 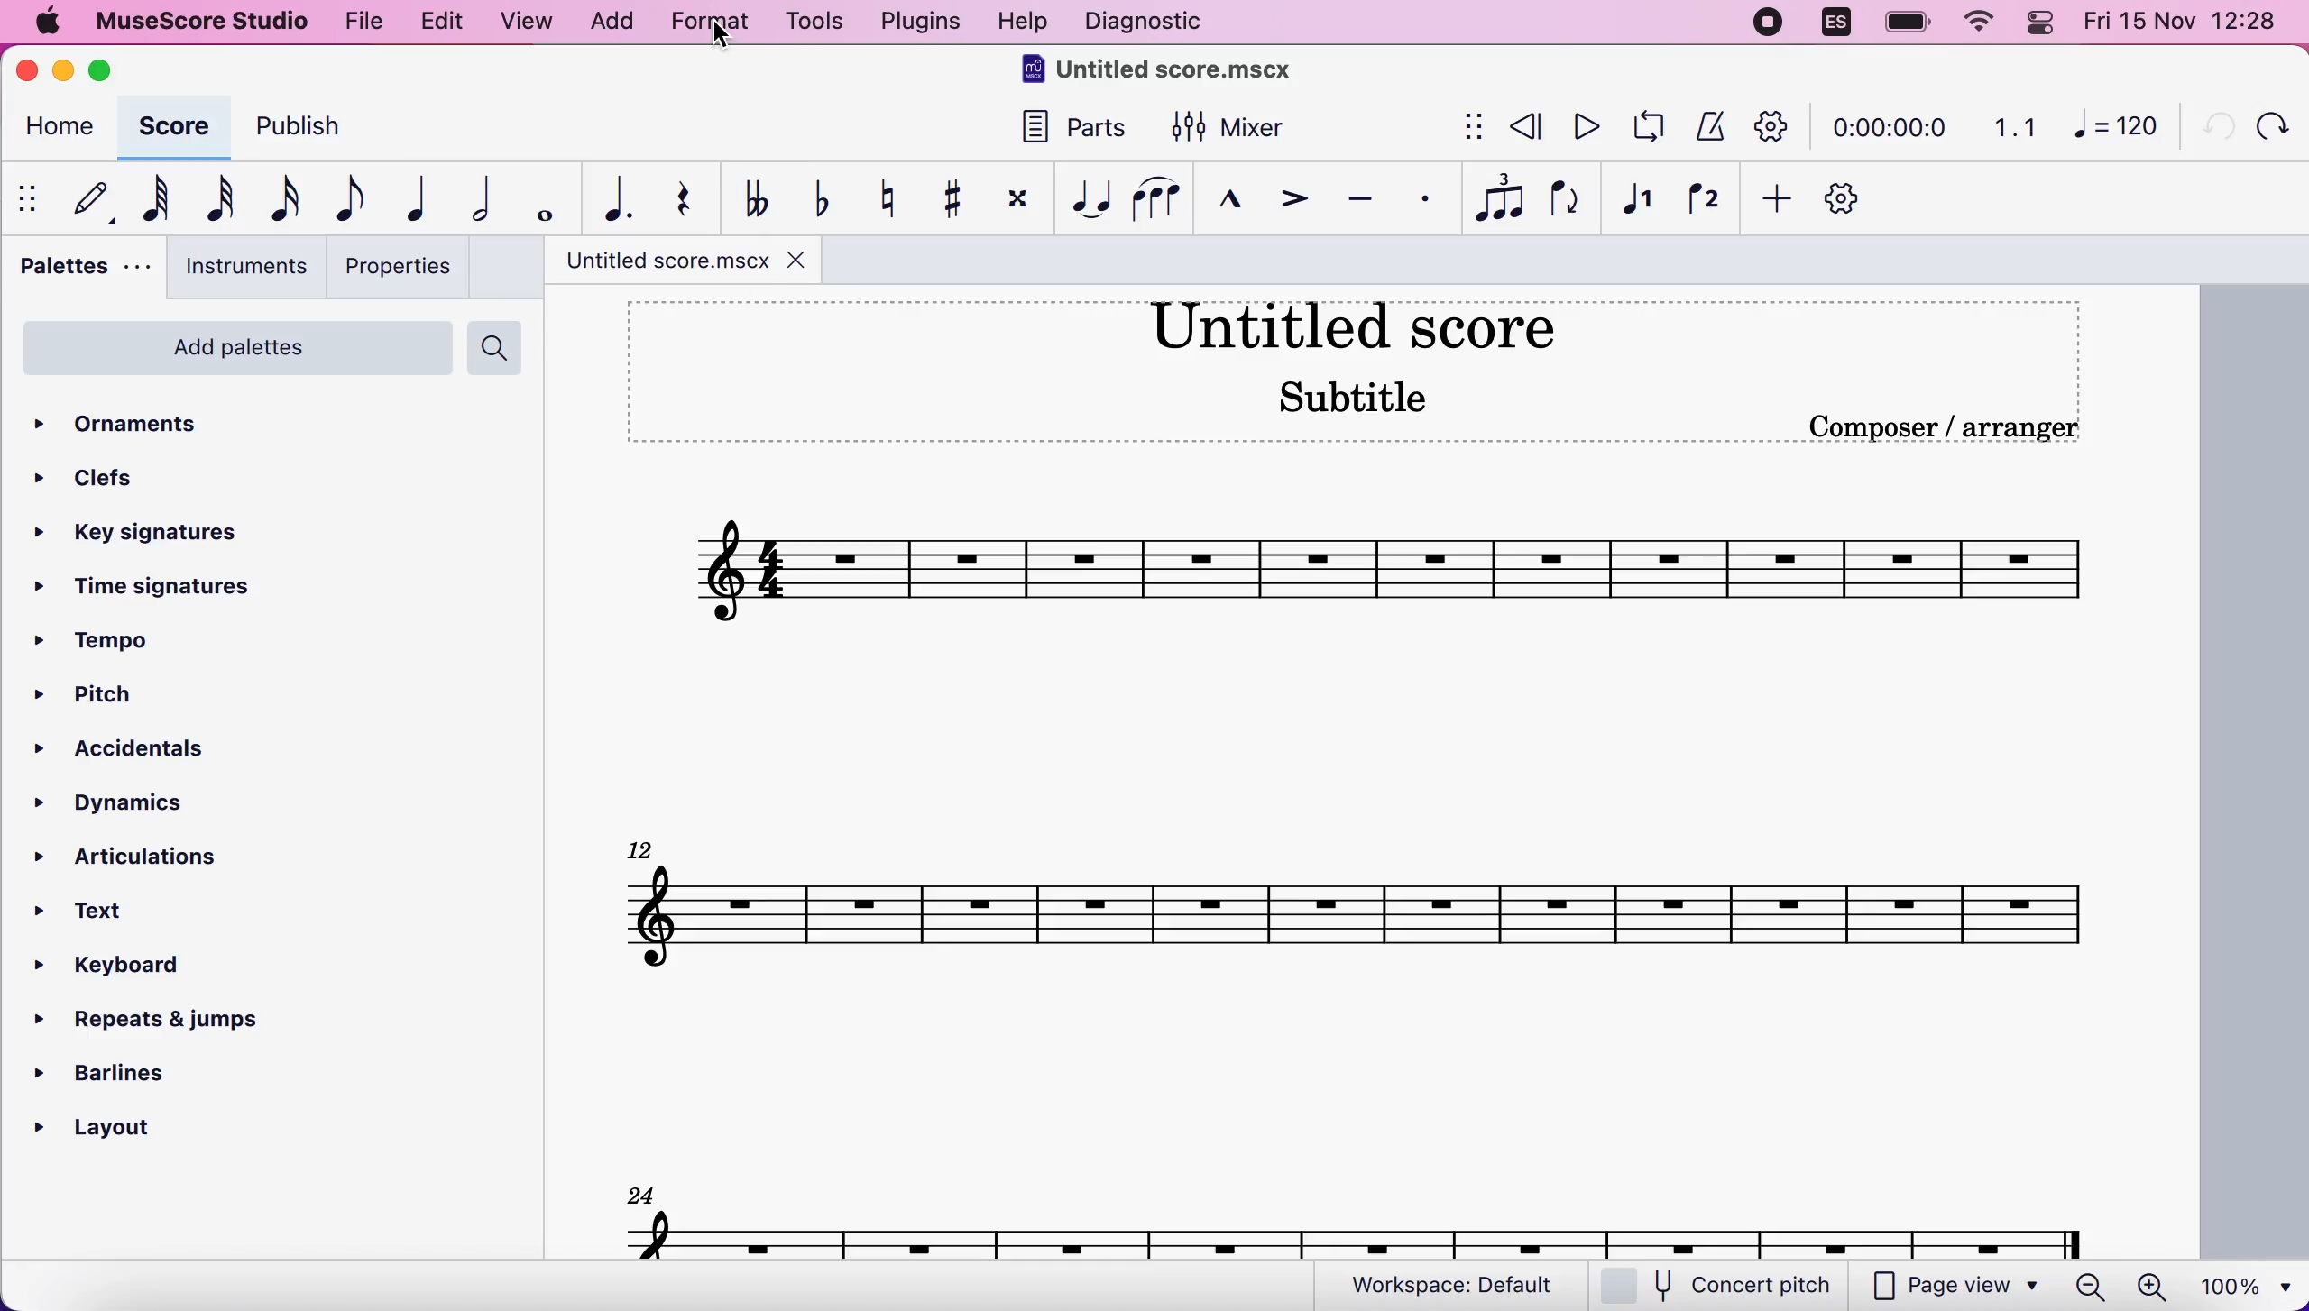 What do you see at coordinates (1359, 200) in the screenshot?
I see `tenuto` at bounding box center [1359, 200].